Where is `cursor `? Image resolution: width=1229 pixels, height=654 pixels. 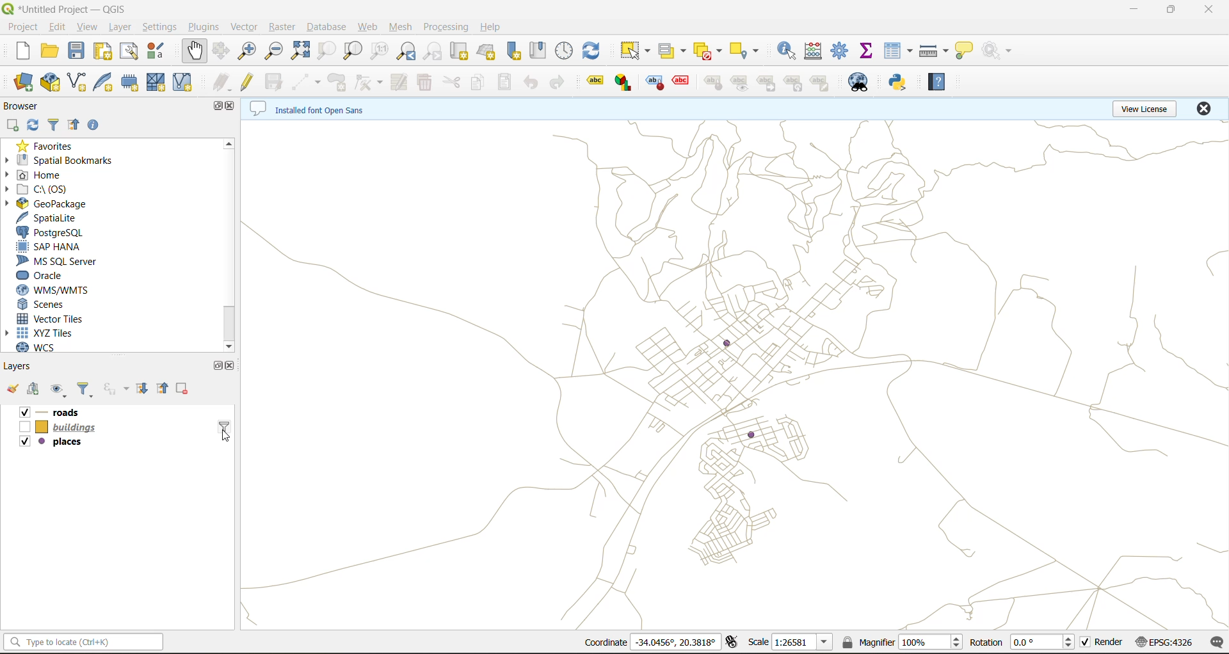 cursor  is located at coordinates (223, 437).